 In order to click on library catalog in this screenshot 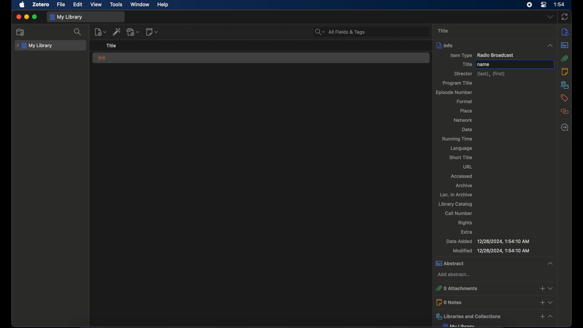, I will do `click(455, 204)`.